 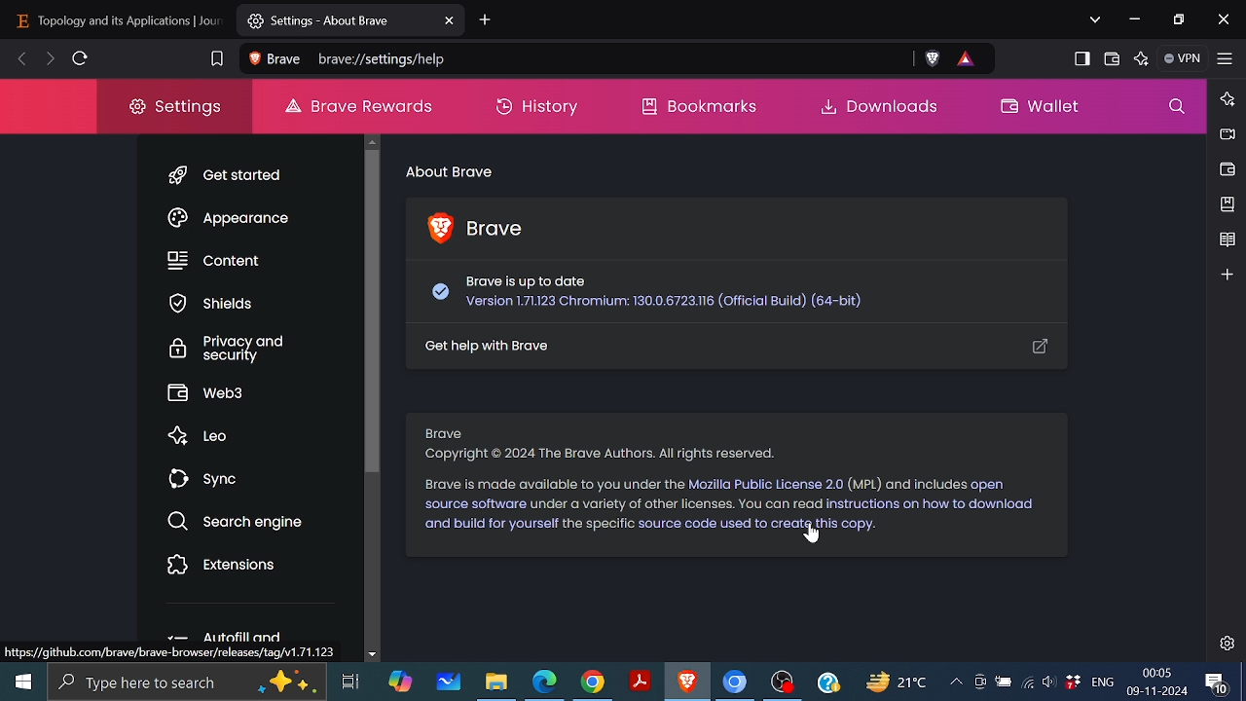 I want to click on Content, so click(x=218, y=259).